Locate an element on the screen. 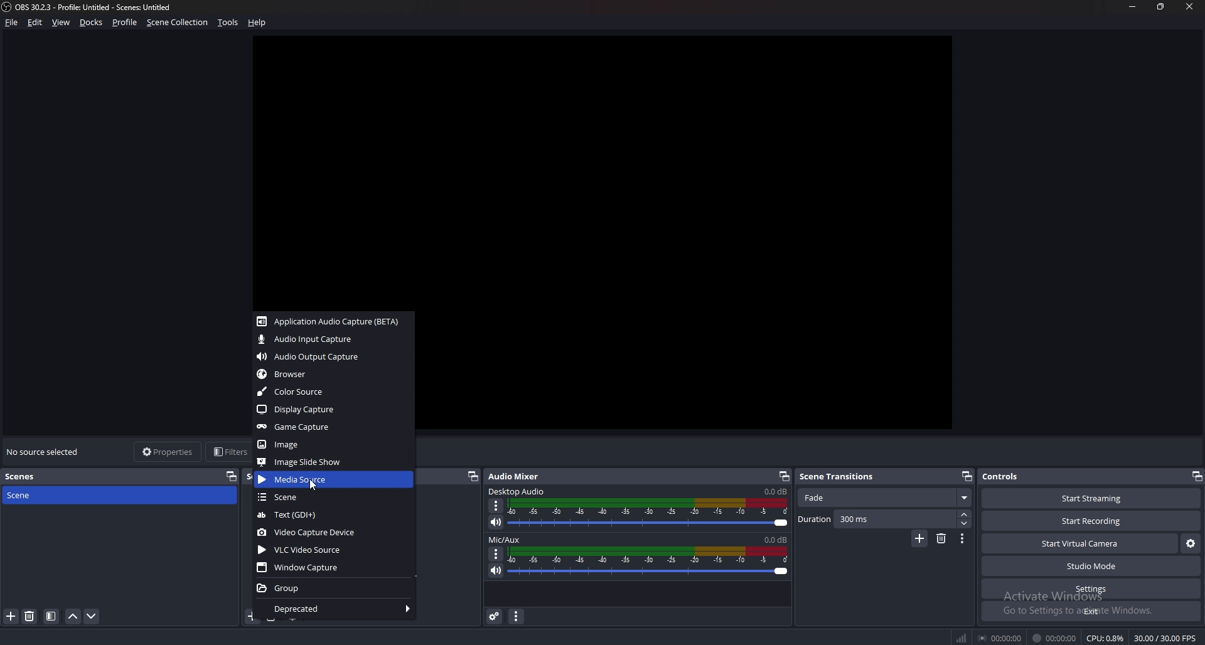 The height and width of the screenshot is (645, 1205). Filters  is located at coordinates (228, 451).